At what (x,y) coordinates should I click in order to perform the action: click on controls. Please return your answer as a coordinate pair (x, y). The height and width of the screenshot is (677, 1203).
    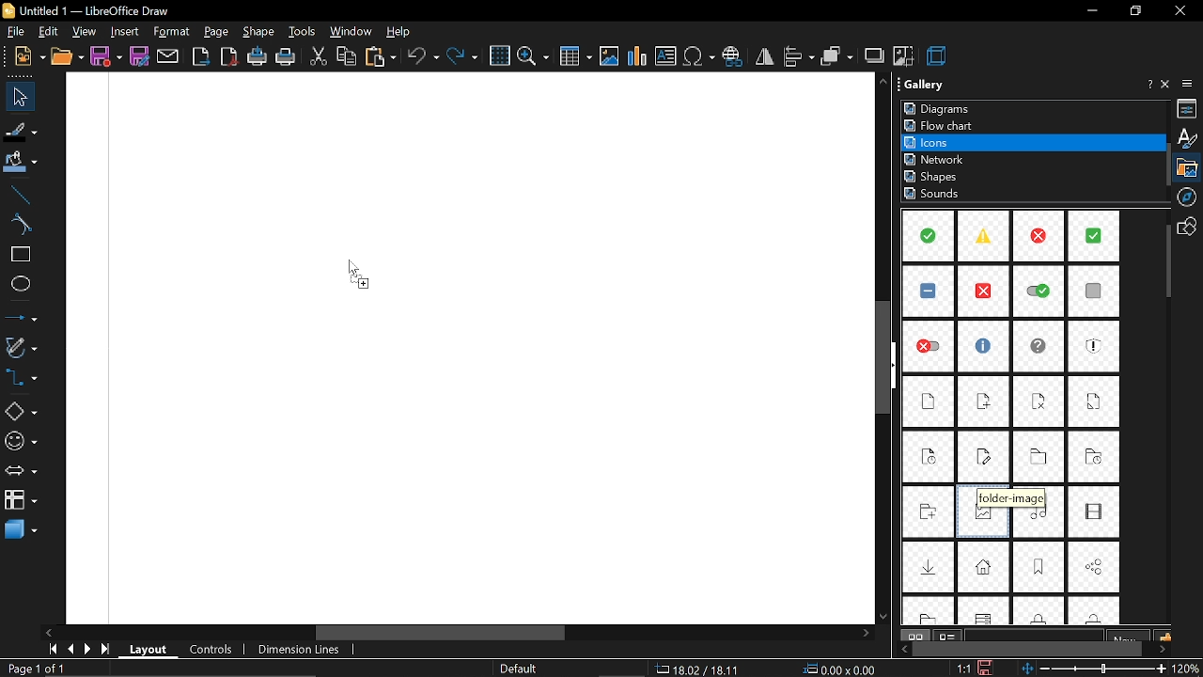
    Looking at the image, I should click on (209, 651).